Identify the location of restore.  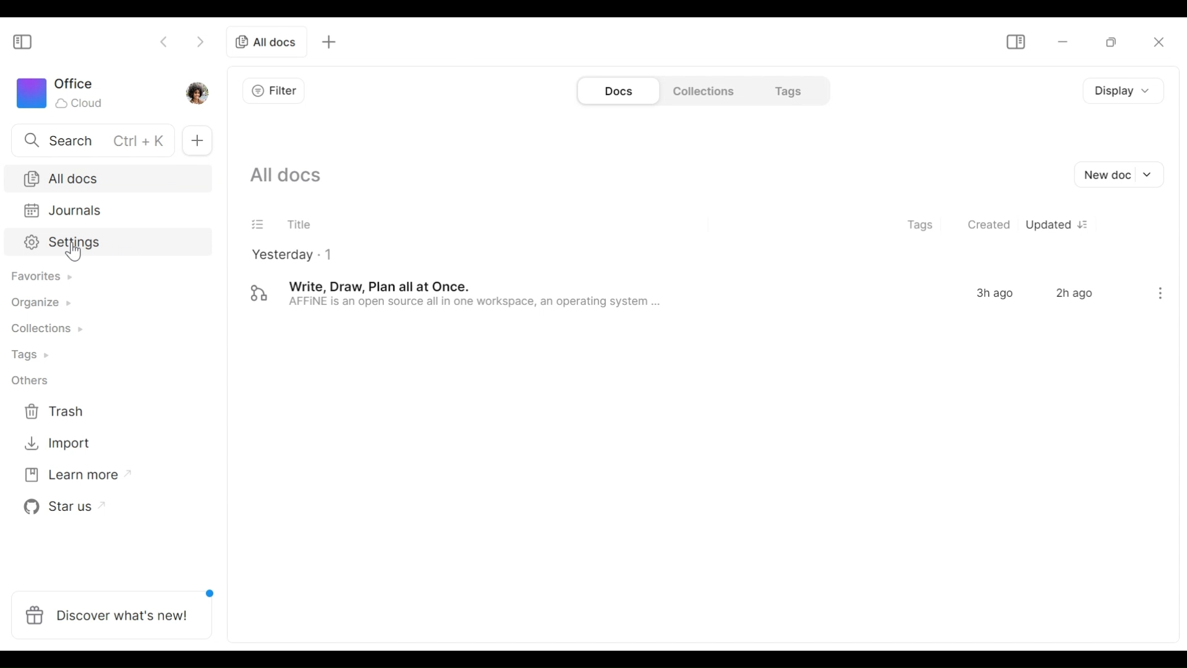
(1112, 42).